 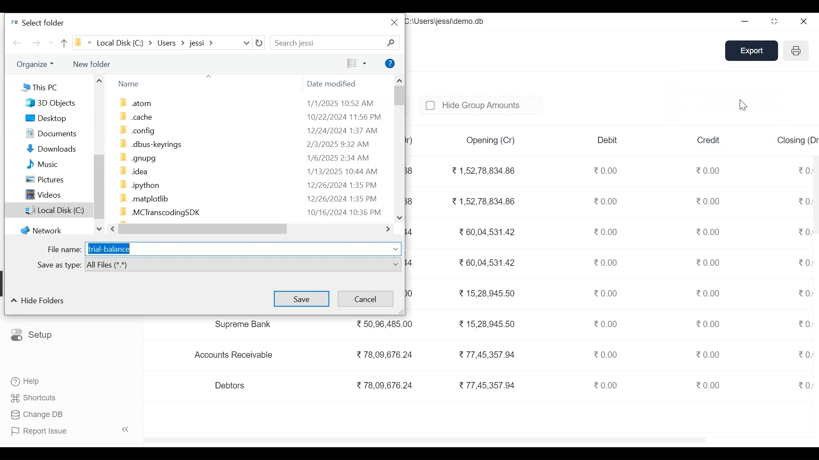 I want to click on Scroll down, so click(x=99, y=229).